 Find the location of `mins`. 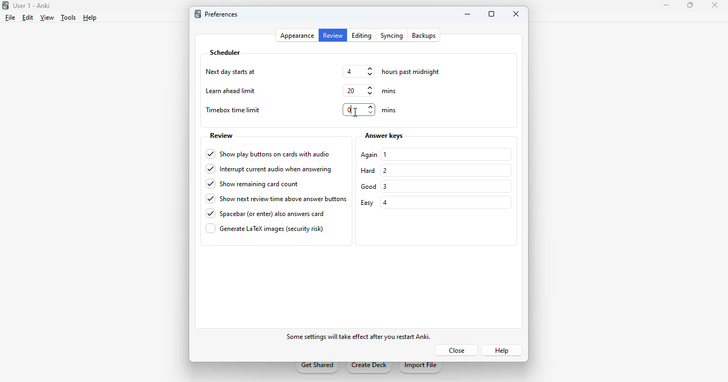

mins is located at coordinates (388, 110).